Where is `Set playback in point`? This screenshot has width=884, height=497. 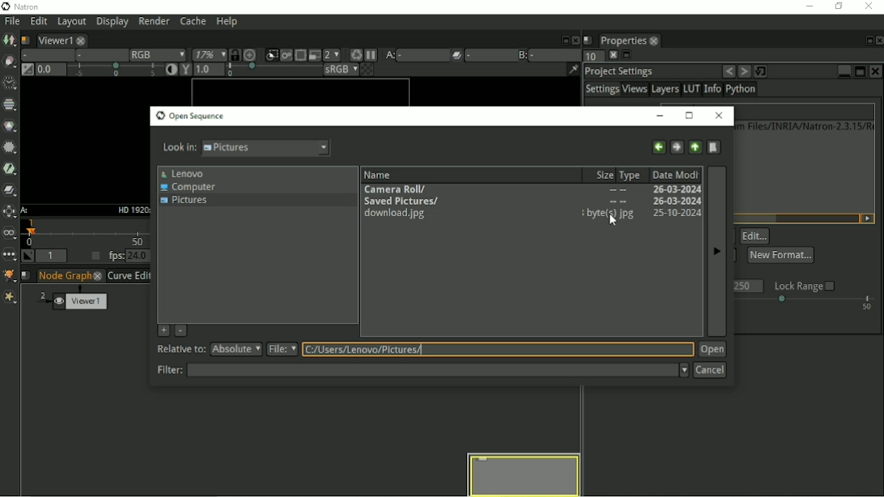
Set playback in point is located at coordinates (28, 257).